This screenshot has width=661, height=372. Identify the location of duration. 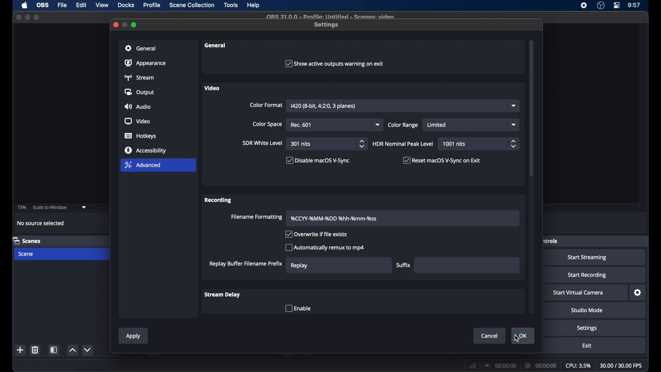
(541, 366).